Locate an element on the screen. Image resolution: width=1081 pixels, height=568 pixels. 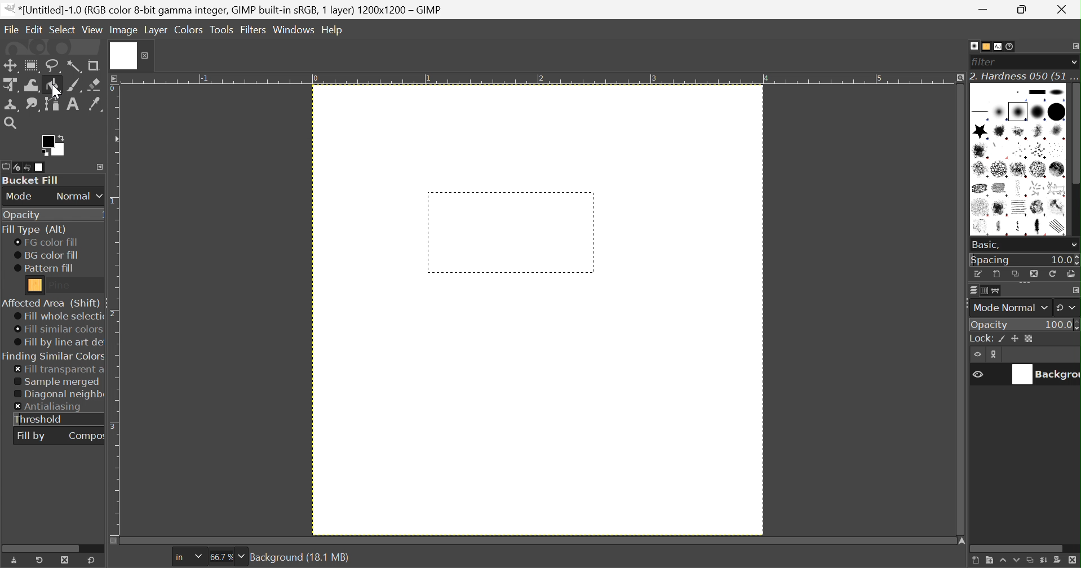
Bristles 02 is located at coordinates (1039, 151).